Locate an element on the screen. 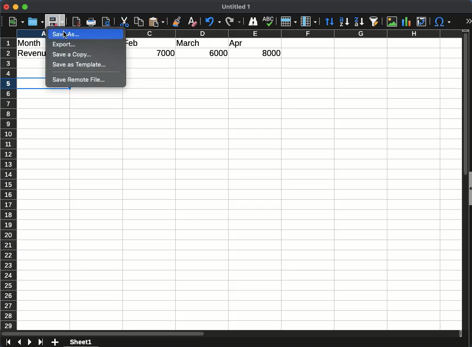  descending  is located at coordinates (358, 21).